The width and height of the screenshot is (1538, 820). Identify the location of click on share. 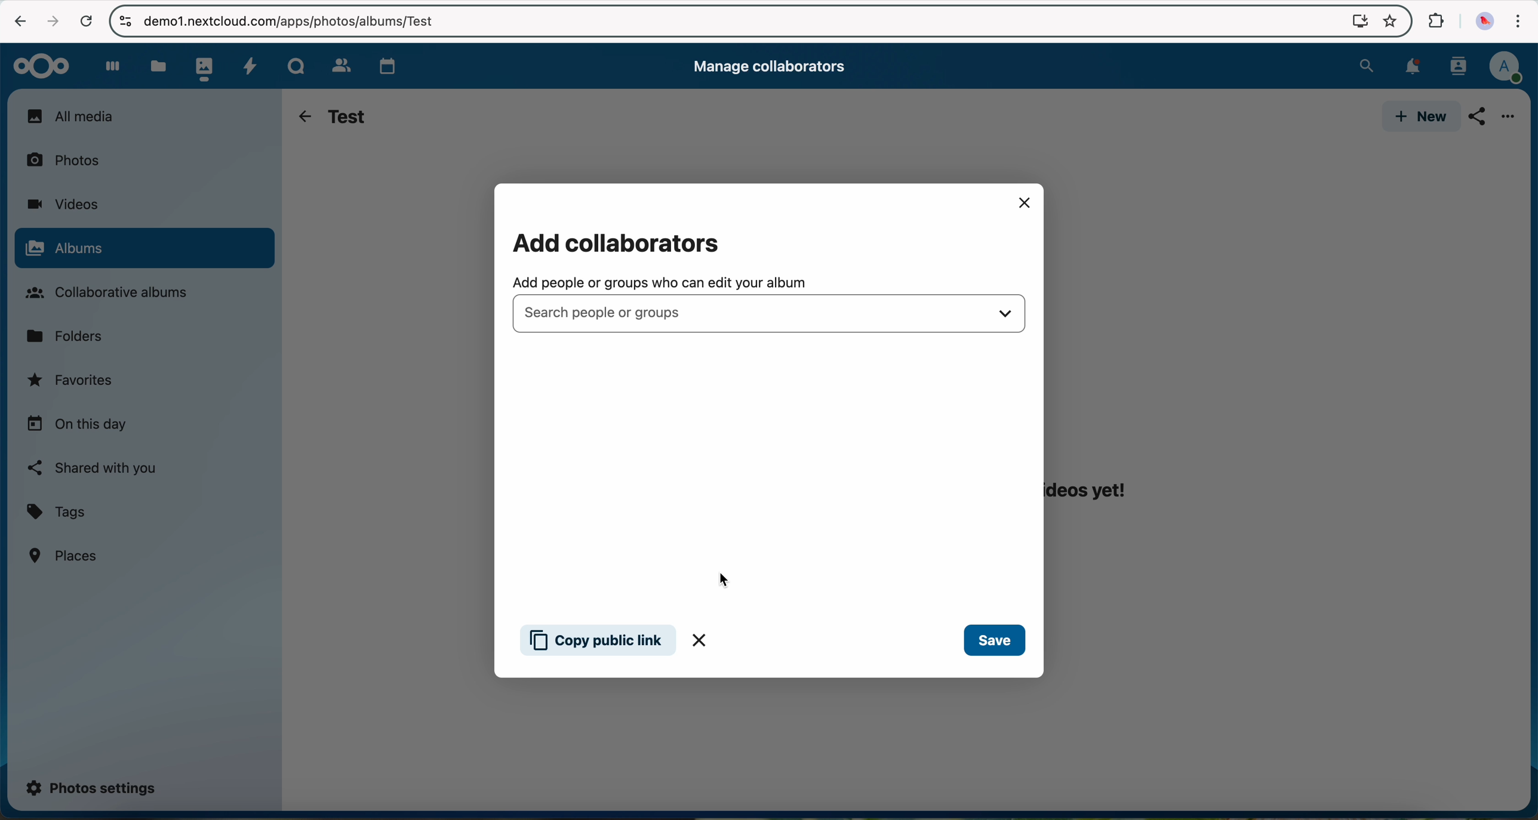
(1480, 121).